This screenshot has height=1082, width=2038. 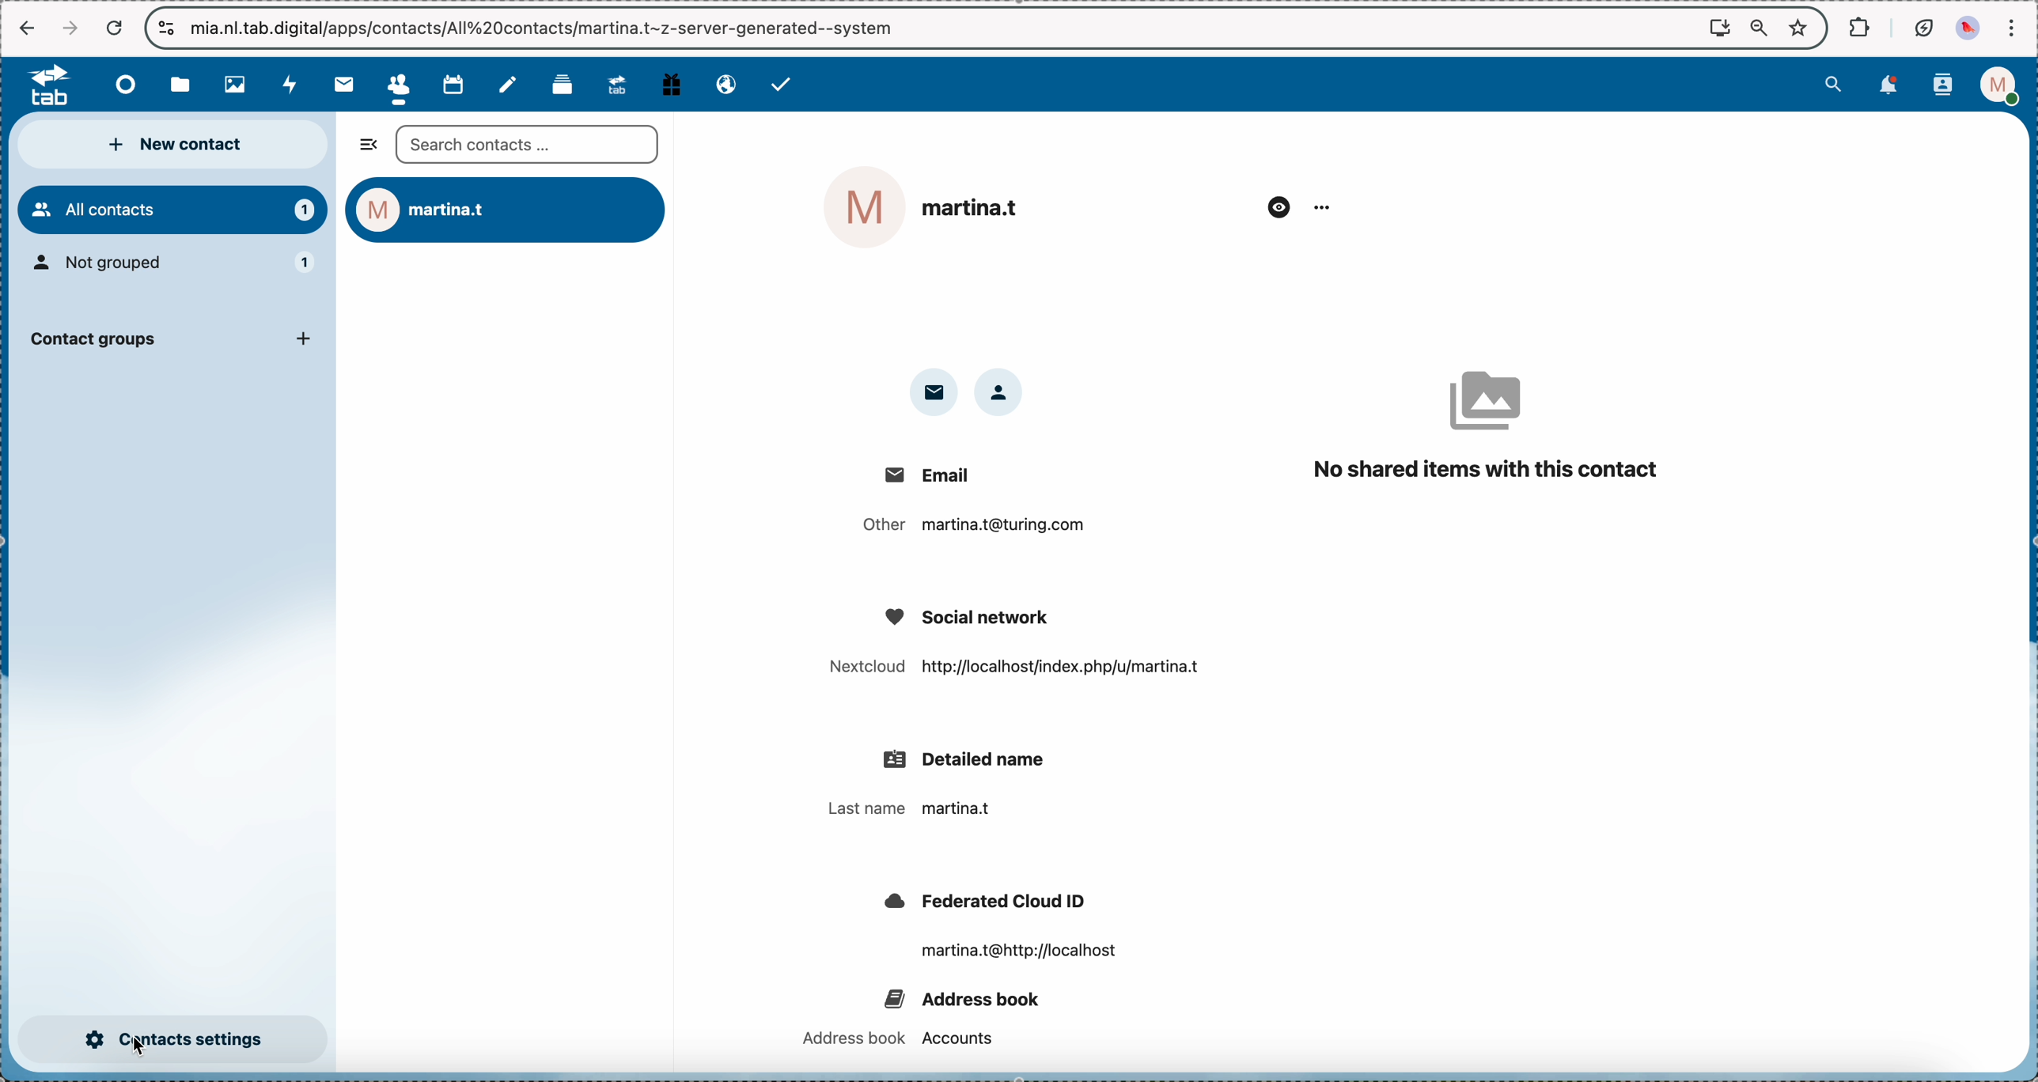 What do you see at coordinates (953, 785) in the screenshot?
I see `detailed name` at bounding box center [953, 785].